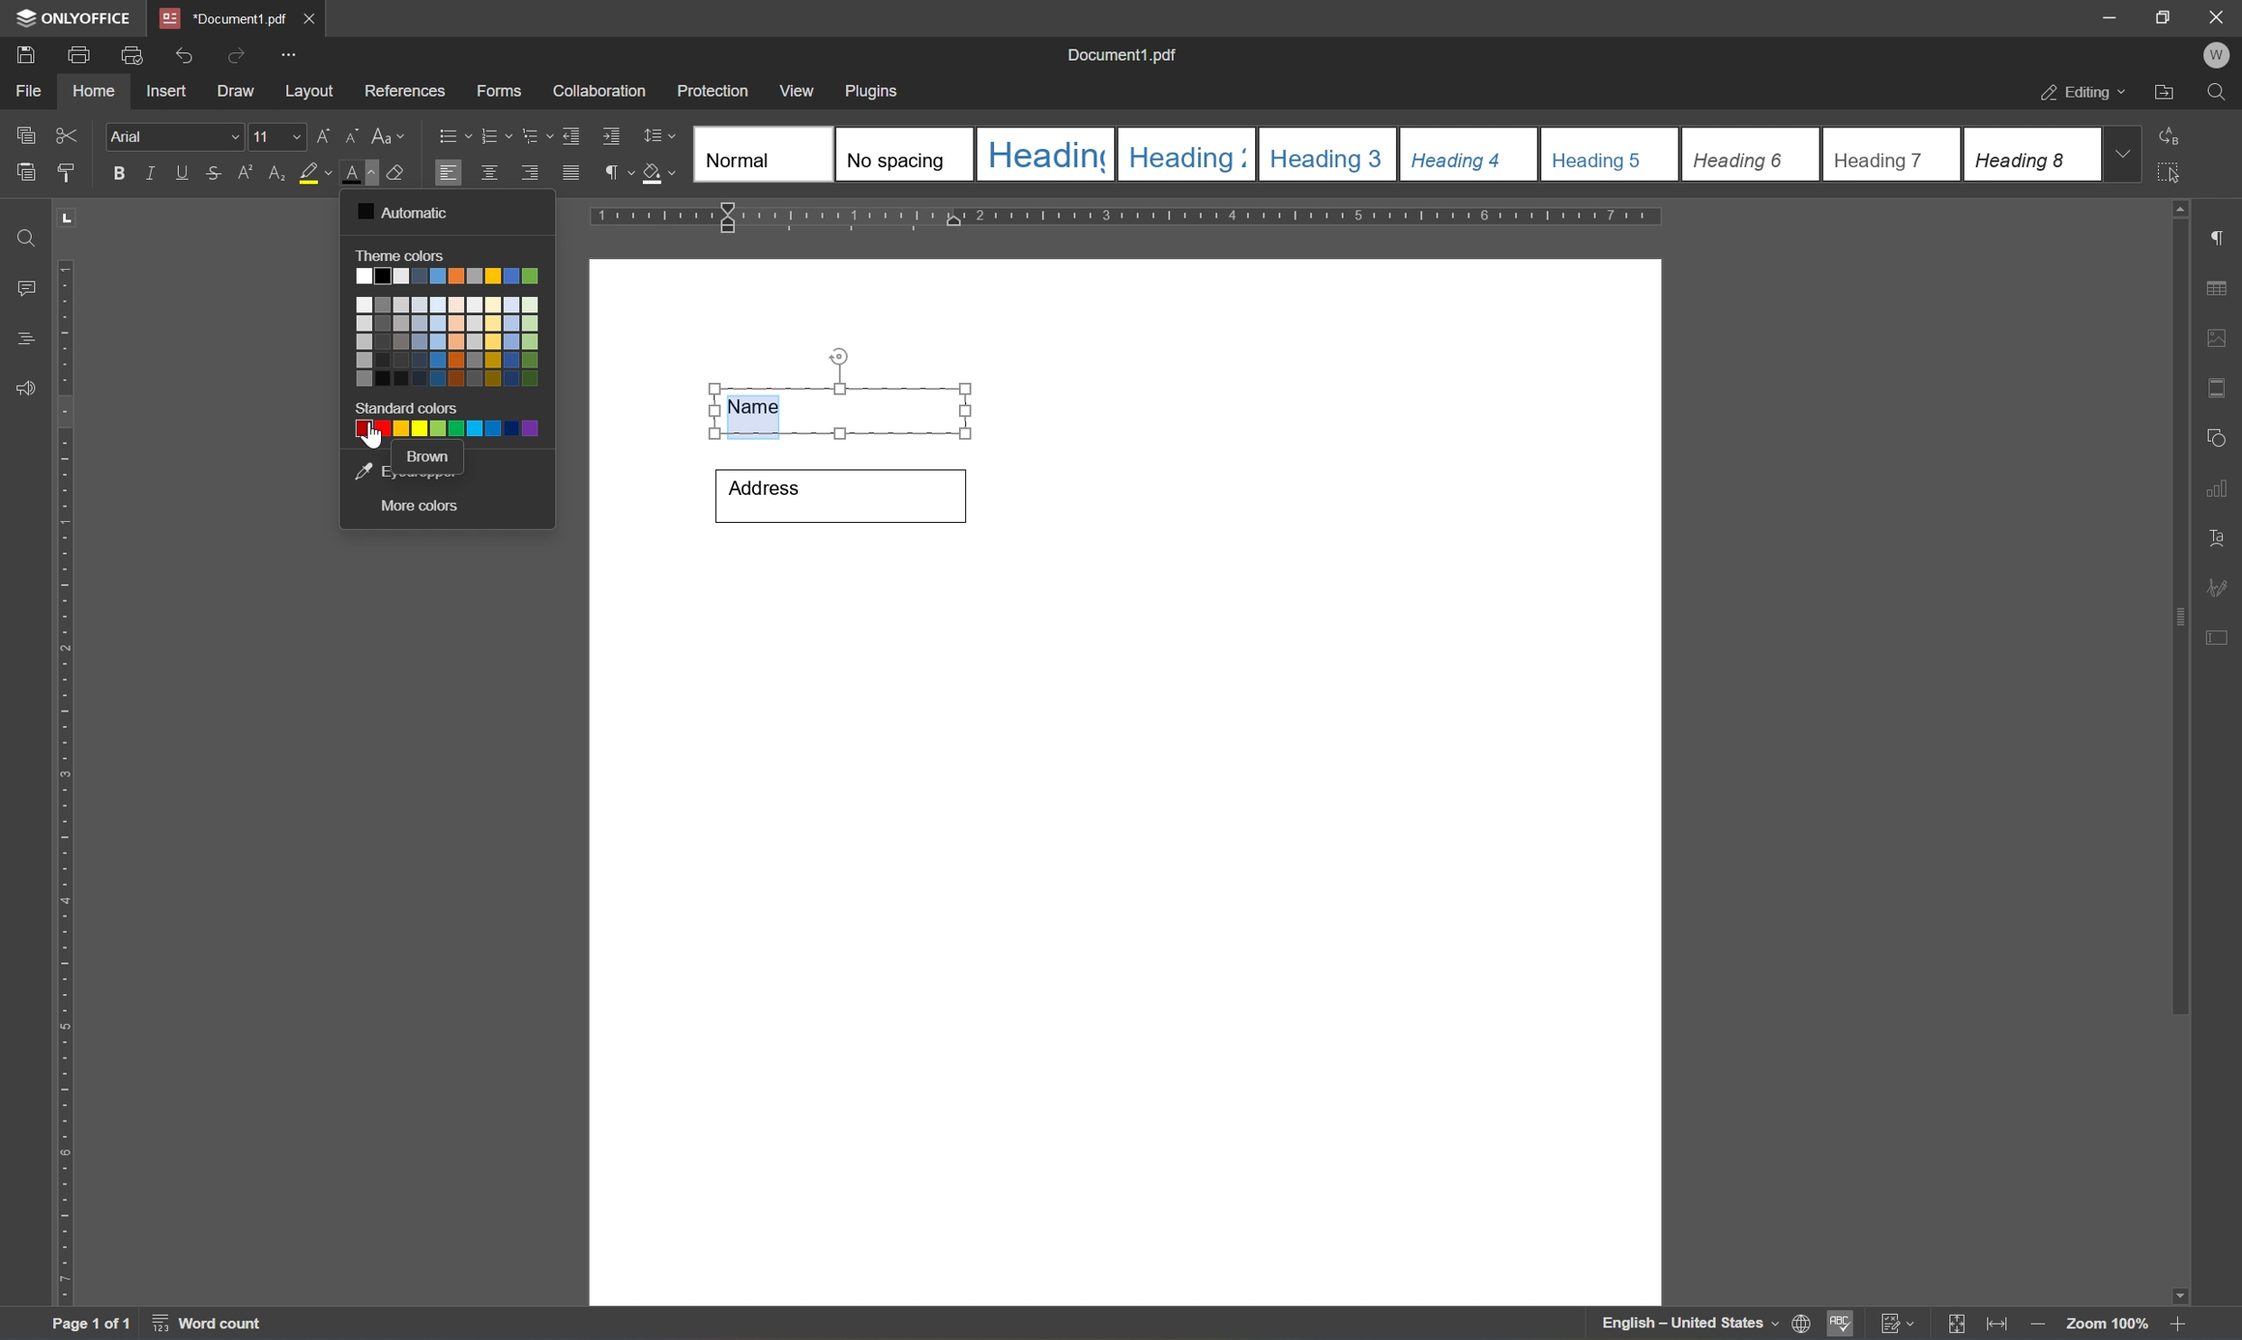 This screenshot has width=2242, height=1340. I want to click on open file location, so click(2163, 93).